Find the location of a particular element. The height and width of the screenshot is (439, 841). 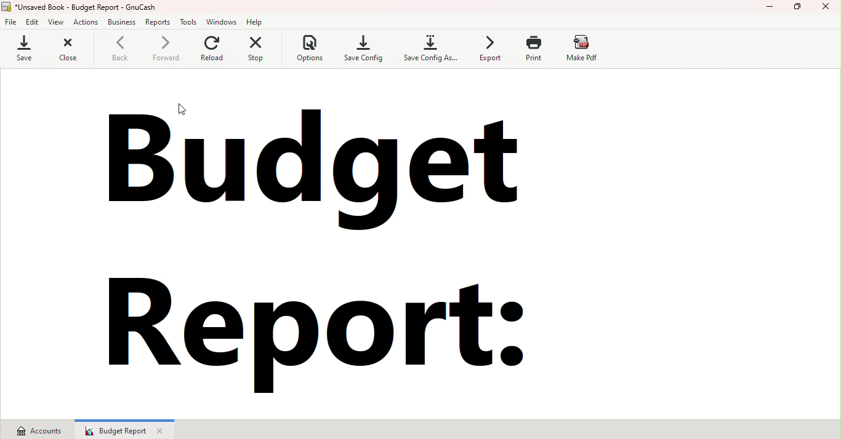

Back is located at coordinates (112, 50).